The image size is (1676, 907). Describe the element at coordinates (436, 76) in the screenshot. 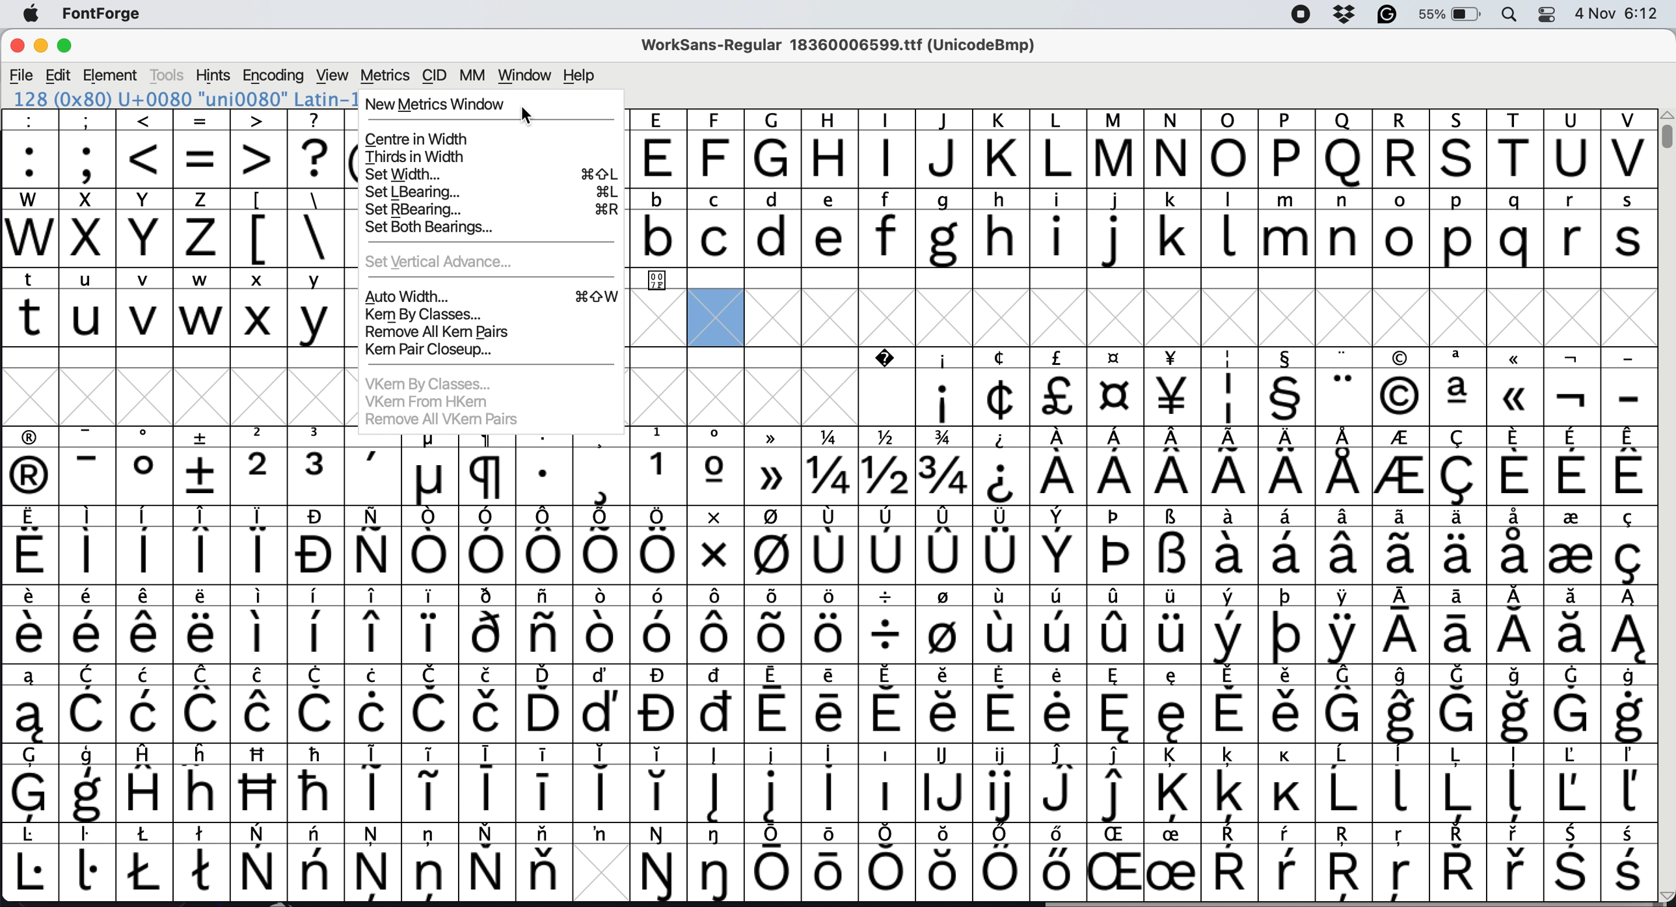

I see `CID` at that location.